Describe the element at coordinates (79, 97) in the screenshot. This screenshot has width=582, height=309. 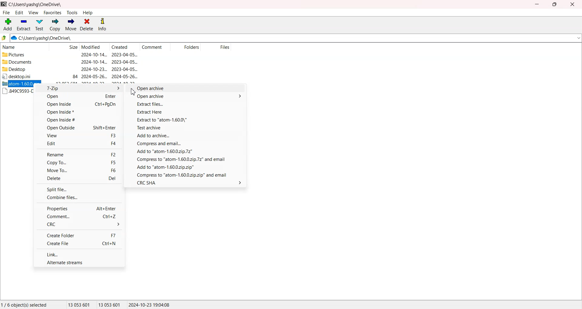
I see `Open` at that location.